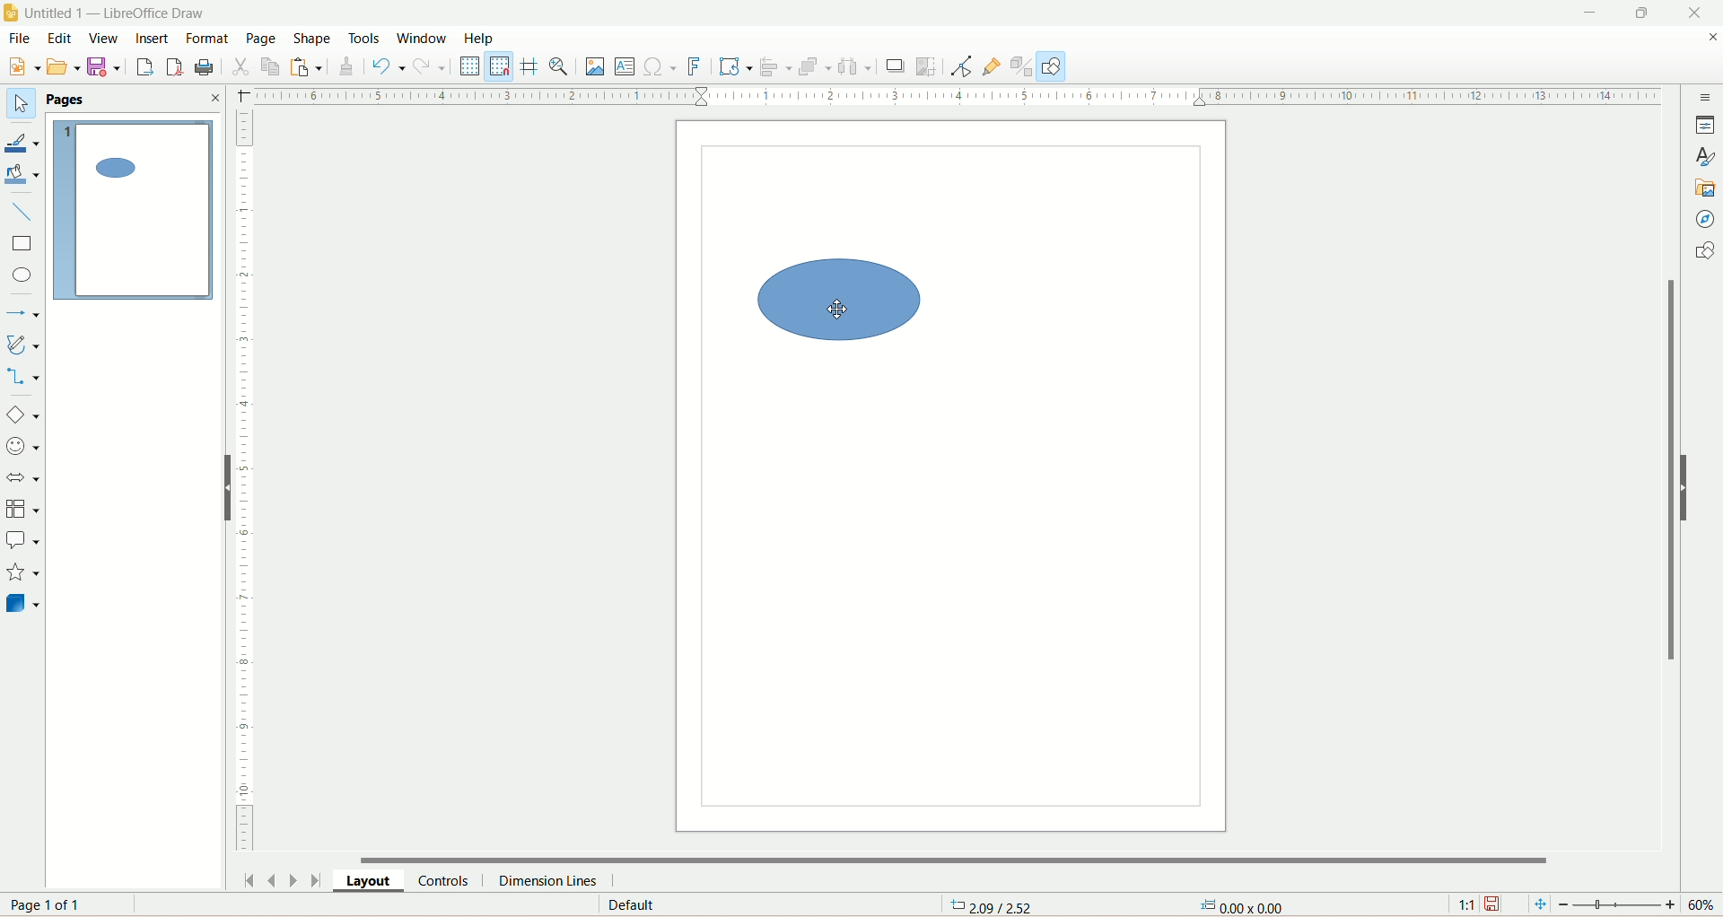 This screenshot has width=1723, height=917. What do you see at coordinates (315, 38) in the screenshot?
I see `shape` at bounding box center [315, 38].